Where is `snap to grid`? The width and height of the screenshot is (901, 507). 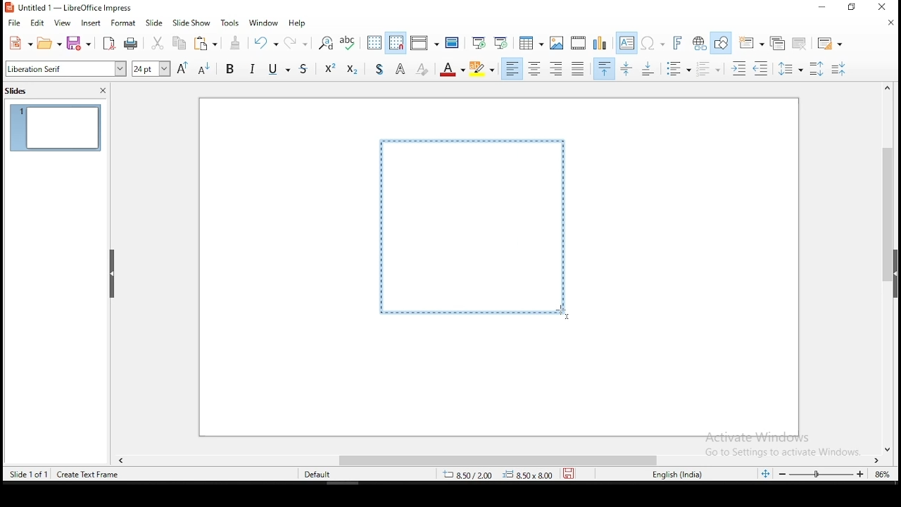
snap to grid is located at coordinates (396, 43).